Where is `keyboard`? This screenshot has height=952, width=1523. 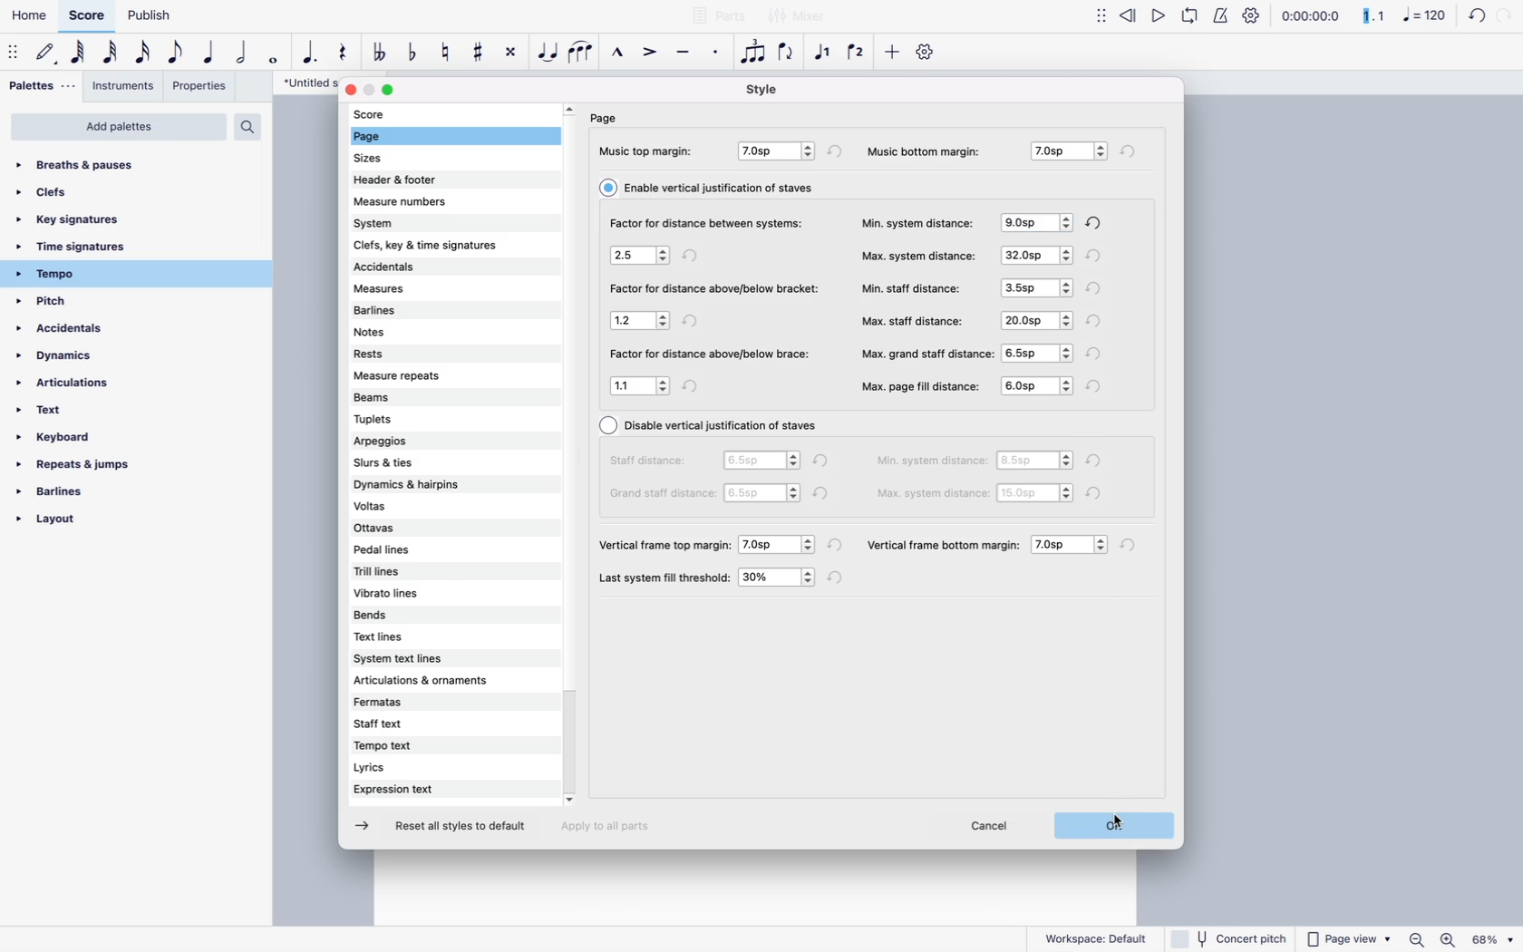
keyboard is located at coordinates (73, 440).